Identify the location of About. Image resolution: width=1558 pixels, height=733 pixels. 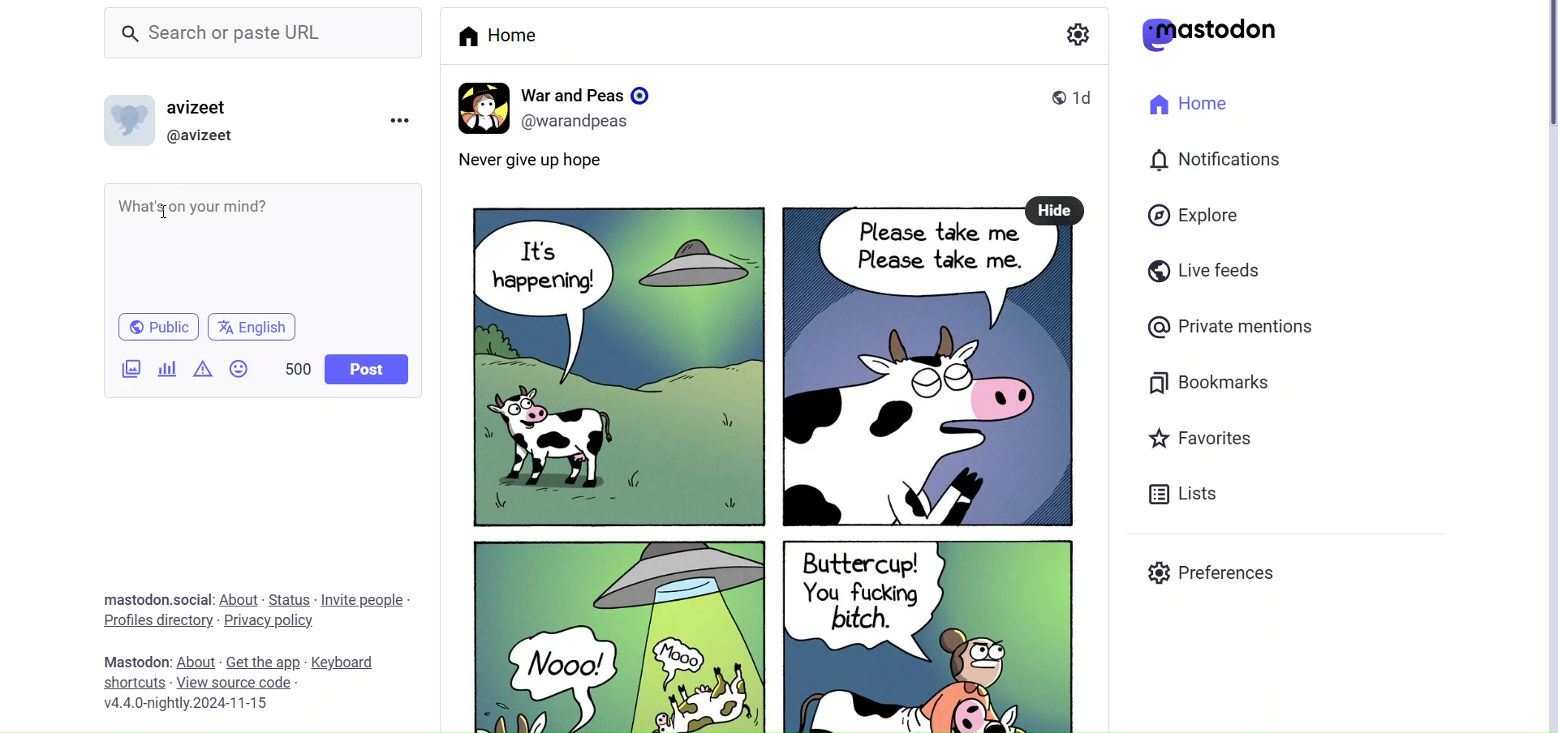
(196, 653).